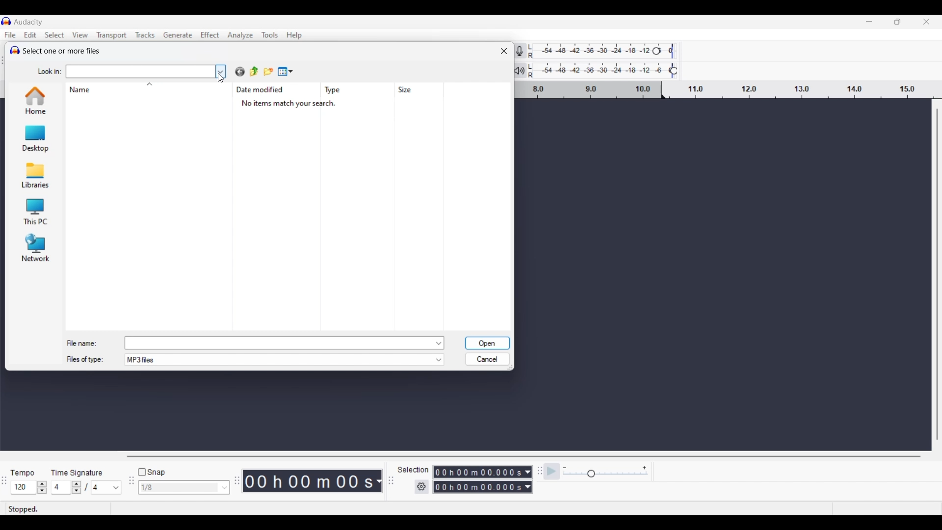 This screenshot has width=942, height=530. What do you see at coordinates (414, 470) in the screenshot?
I see `Selection` at bounding box center [414, 470].